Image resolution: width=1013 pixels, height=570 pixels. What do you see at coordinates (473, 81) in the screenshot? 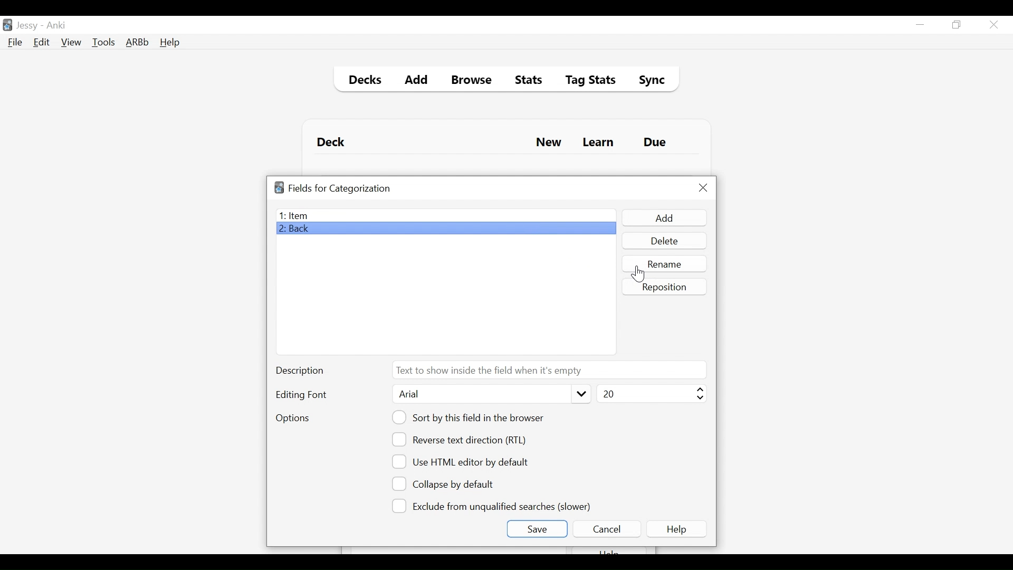
I see `Browse` at bounding box center [473, 81].